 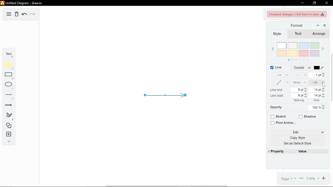 What do you see at coordinates (324, 91) in the screenshot?
I see `Decrease line end size` at bounding box center [324, 91].